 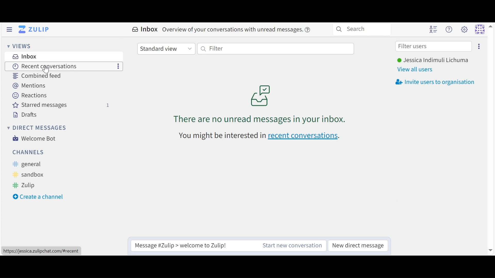 I want to click on Welcome Bot, so click(x=34, y=139).